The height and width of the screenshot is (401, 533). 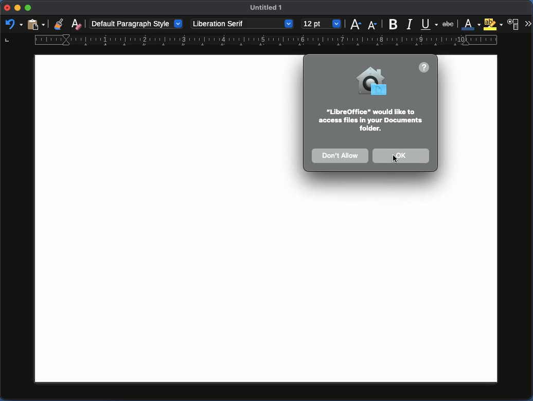 I want to click on Don't allow, so click(x=342, y=156).